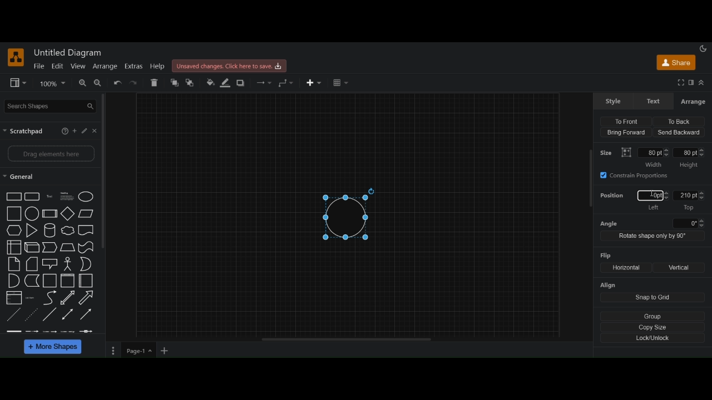 This screenshot has height=400, width=712. Describe the element at coordinates (626, 121) in the screenshot. I see `to front` at that location.